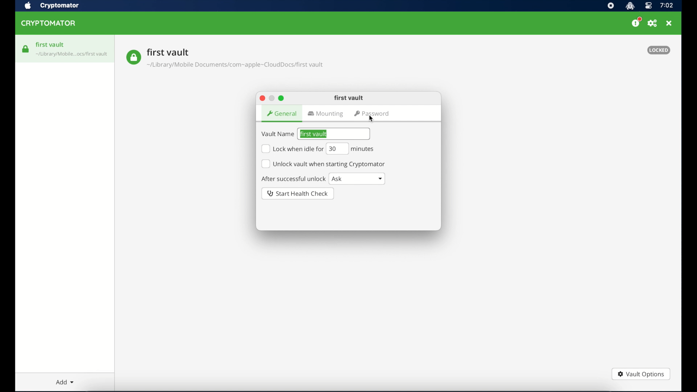 This screenshot has height=392, width=697. I want to click on cryptomator, so click(49, 24).